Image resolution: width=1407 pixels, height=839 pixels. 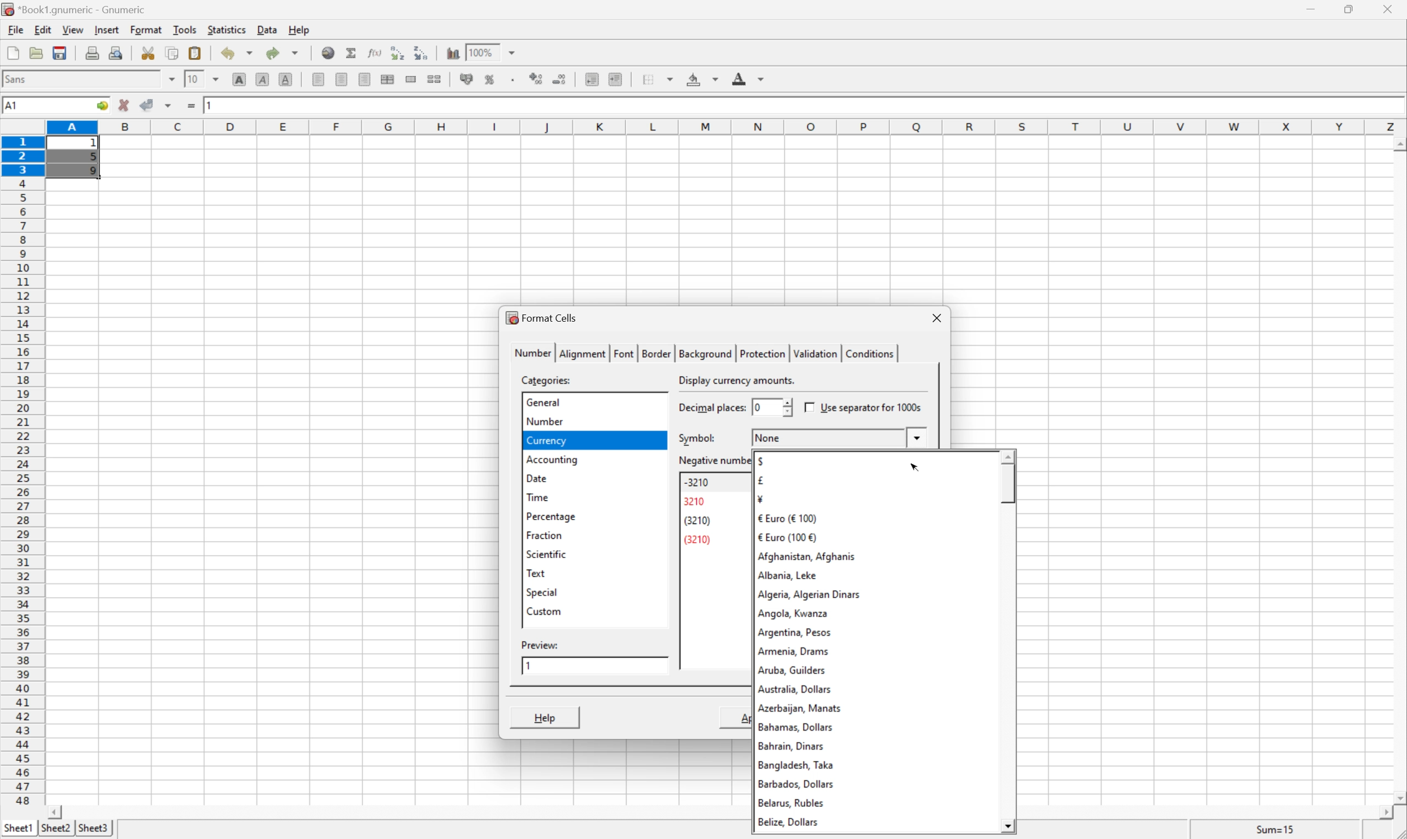 What do you see at coordinates (480, 51) in the screenshot?
I see `100%` at bounding box center [480, 51].